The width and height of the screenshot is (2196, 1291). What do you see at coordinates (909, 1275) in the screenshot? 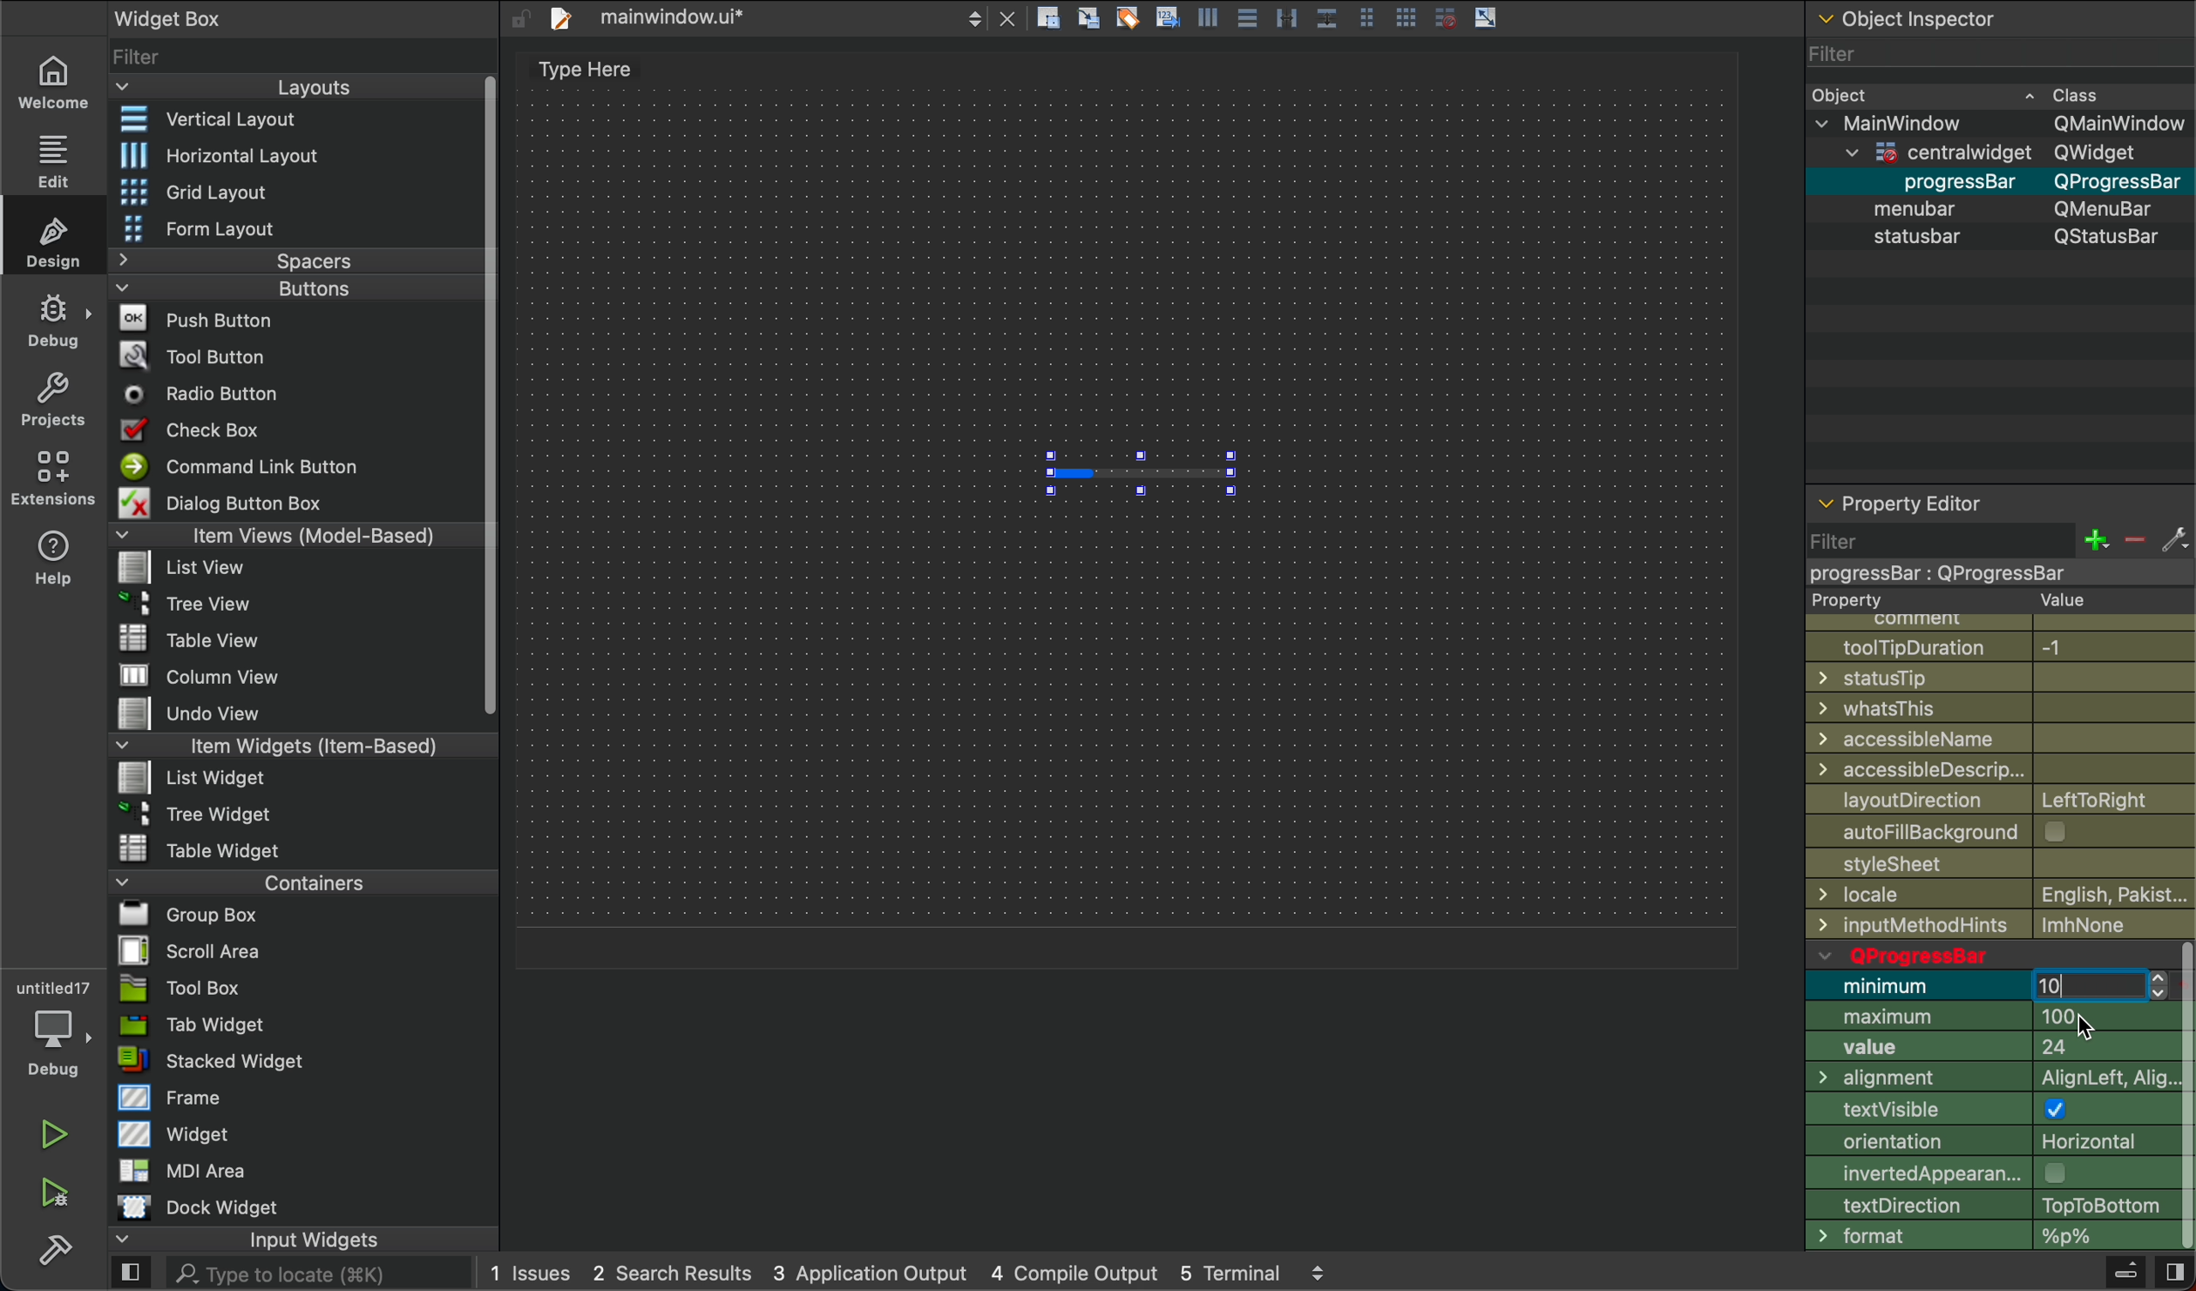
I see `logs` at bounding box center [909, 1275].